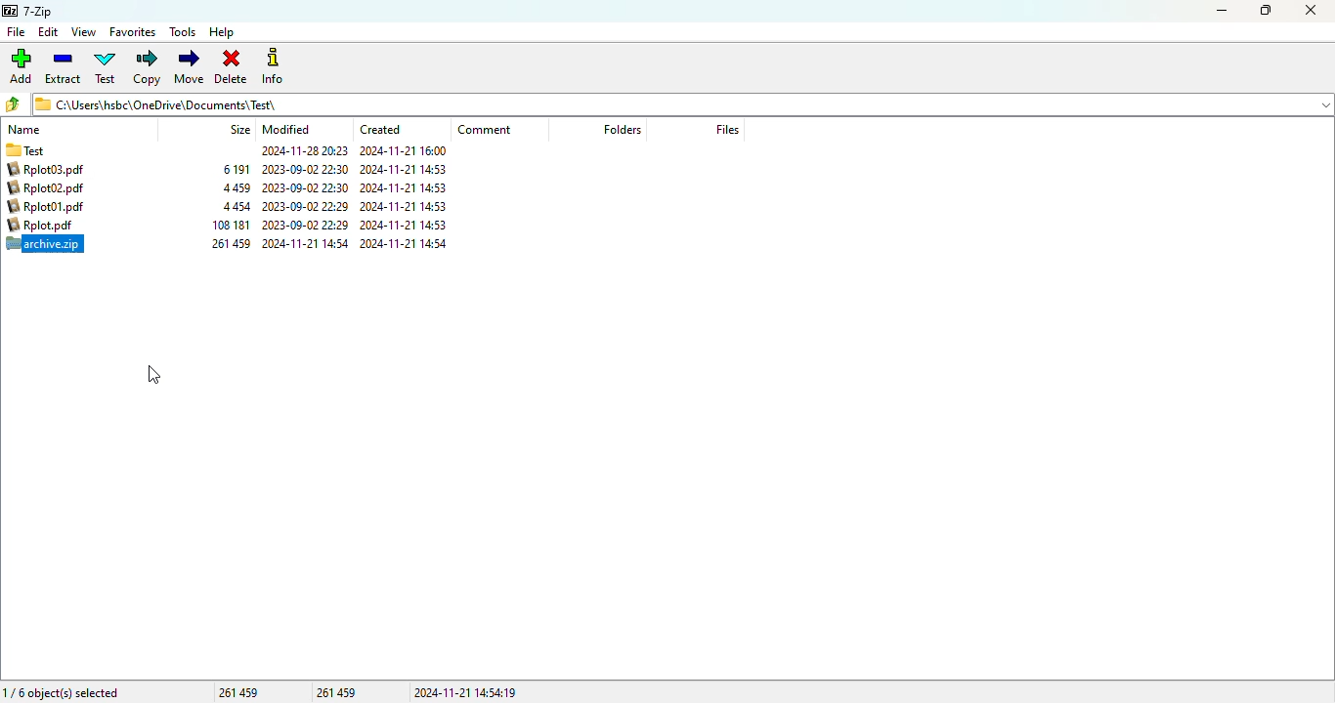 The width and height of the screenshot is (1335, 703). I want to click on 261 459, so click(338, 691).